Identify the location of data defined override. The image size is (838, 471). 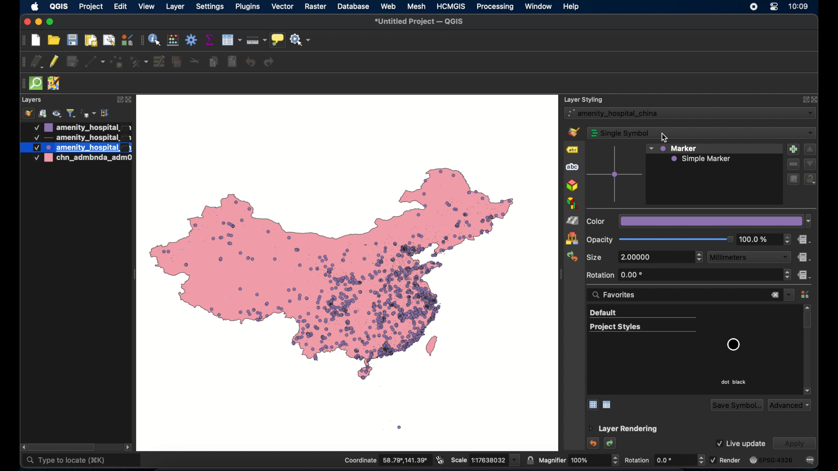
(804, 240).